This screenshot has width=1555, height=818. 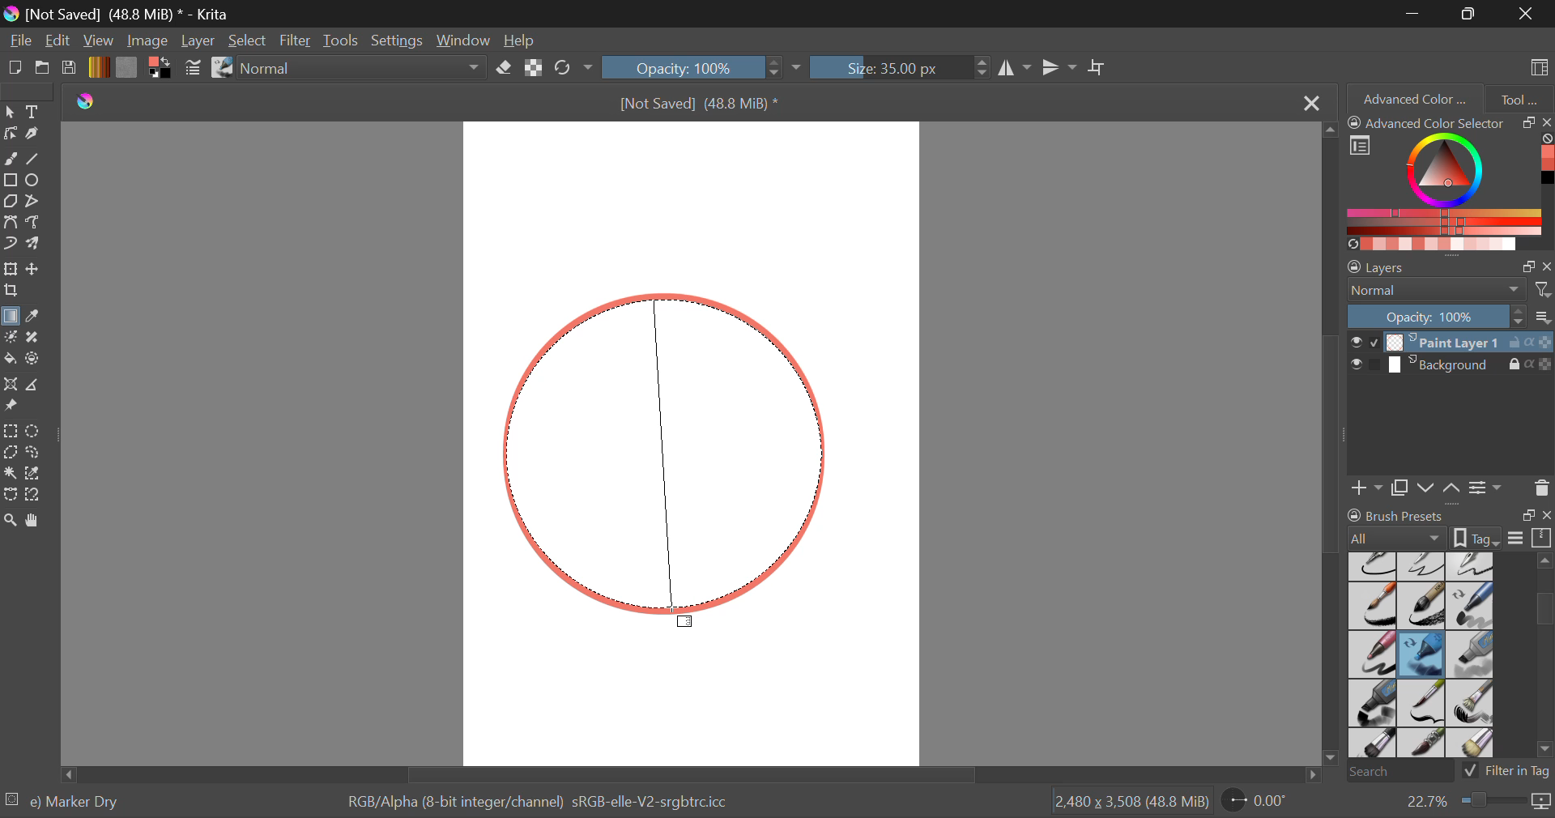 What do you see at coordinates (1450, 316) in the screenshot?
I see `Layer Opacity` at bounding box center [1450, 316].